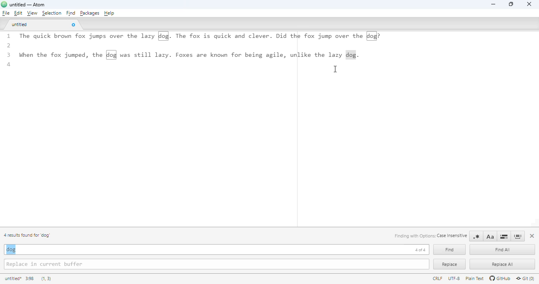  What do you see at coordinates (53, 54) in the screenshot?
I see `3 When the fox jumped, the` at bounding box center [53, 54].